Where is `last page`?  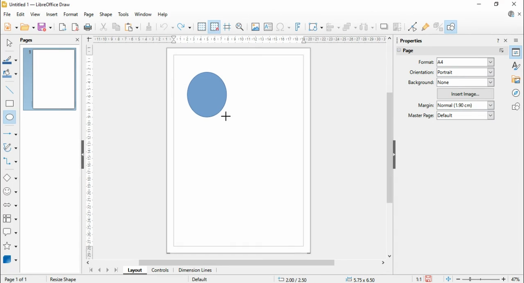
last page is located at coordinates (116, 270).